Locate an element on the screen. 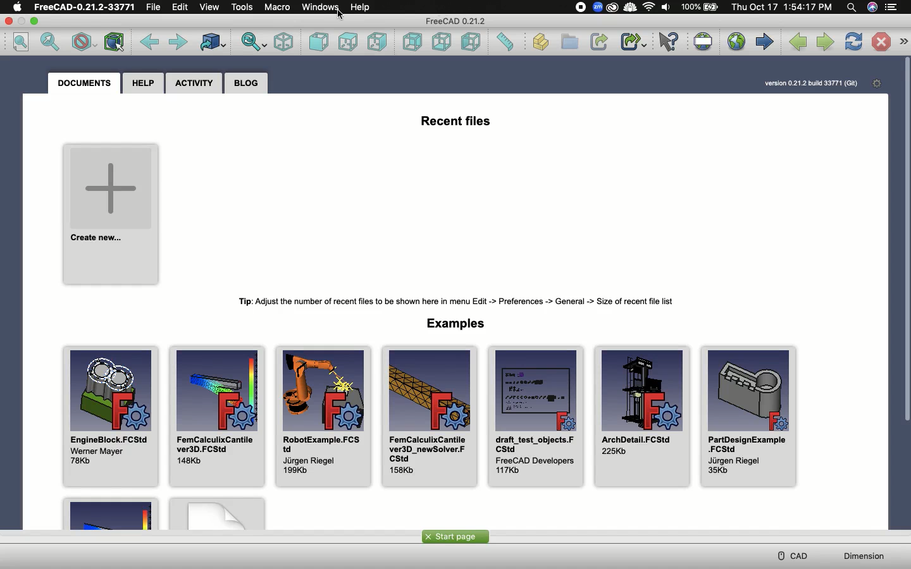  Dimension is located at coordinates (865, 557).